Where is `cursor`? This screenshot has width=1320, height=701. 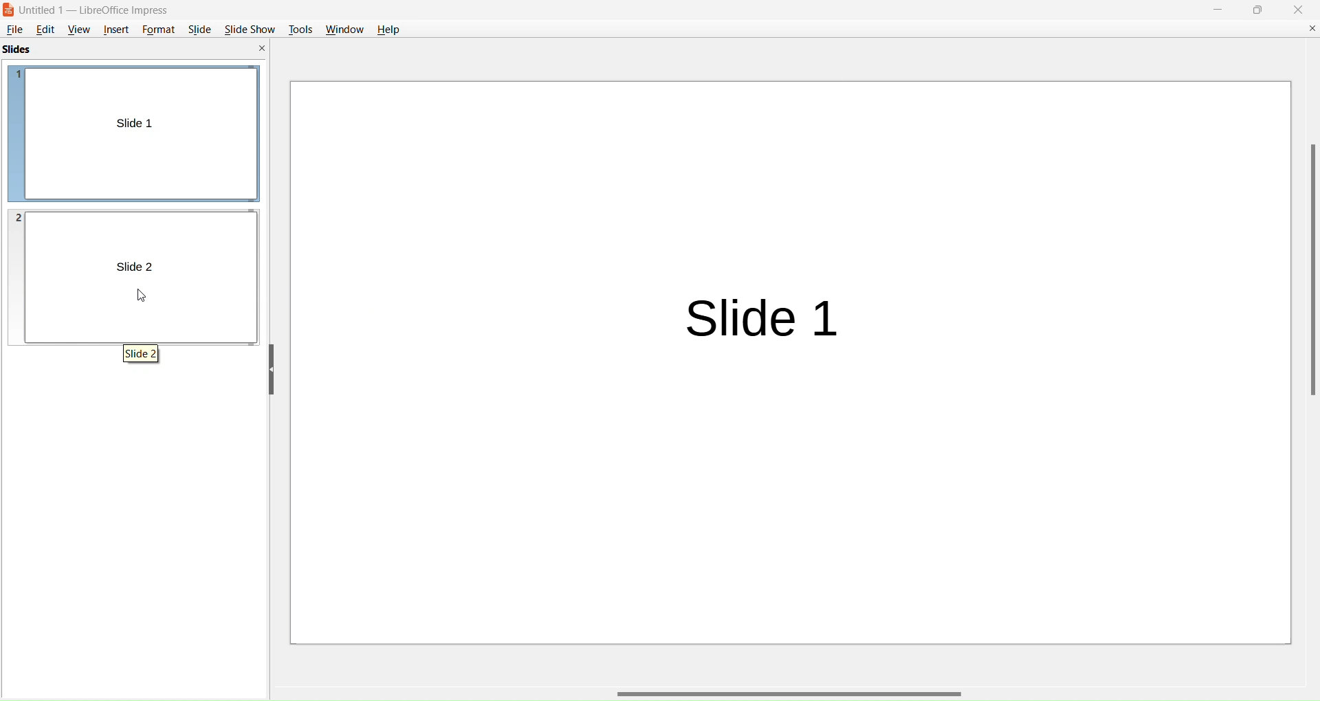
cursor is located at coordinates (146, 298).